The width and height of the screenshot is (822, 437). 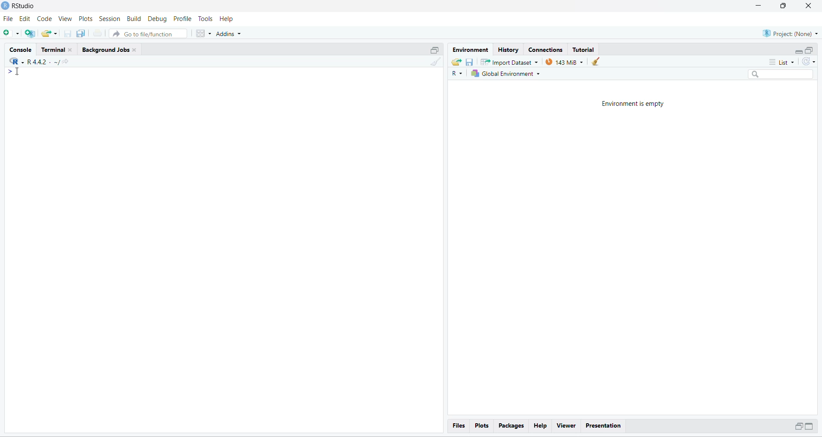 I want to click on Connections , so click(x=548, y=50).